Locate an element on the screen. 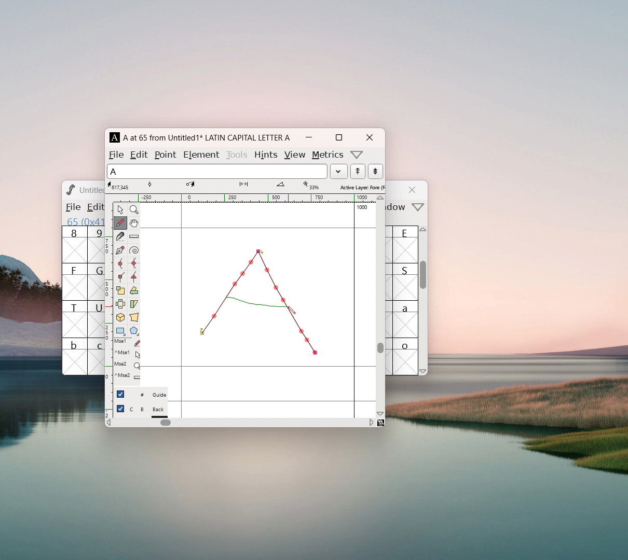  more options is located at coordinates (357, 155).